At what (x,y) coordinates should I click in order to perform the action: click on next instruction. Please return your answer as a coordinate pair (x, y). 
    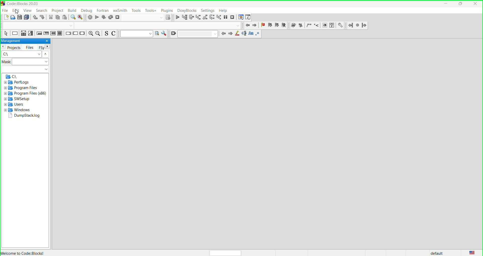
    Looking at the image, I should click on (212, 17).